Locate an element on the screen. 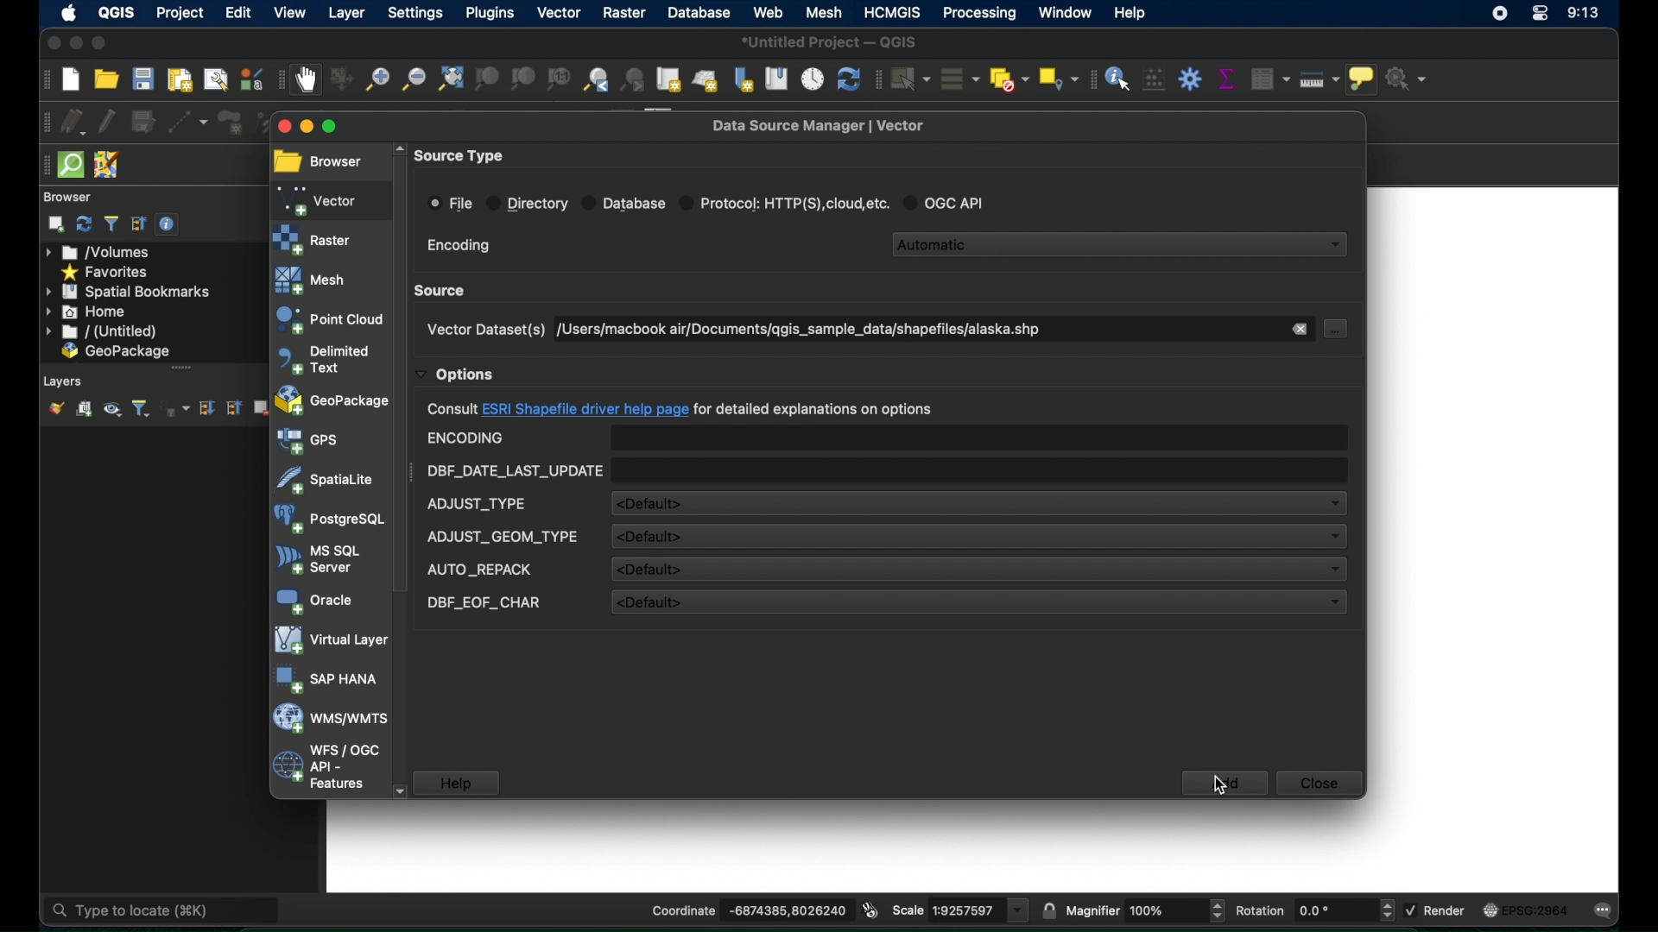 The height and width of the screenshot is (932, 1658). time is located at coordinates (1585, 14).